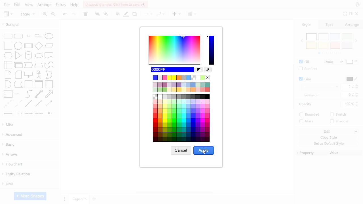  I want to click on edit, so click(18, 5).